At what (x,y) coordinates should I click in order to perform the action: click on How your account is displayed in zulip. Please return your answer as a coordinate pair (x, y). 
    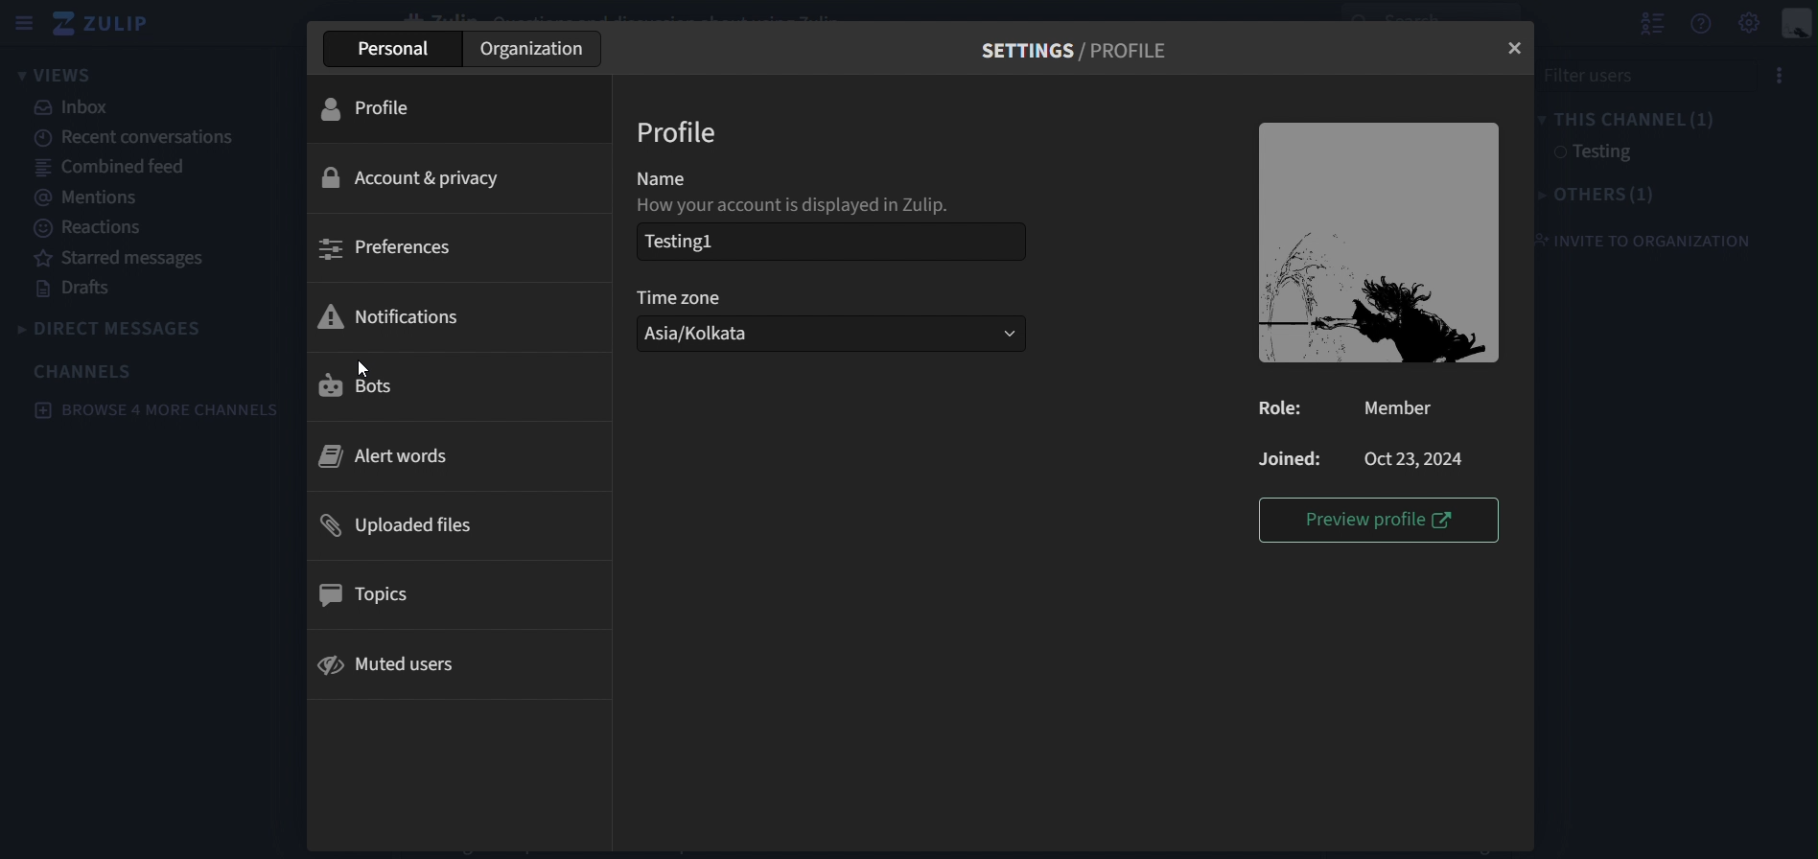
    Looking at the image, I should click on (807, 205).